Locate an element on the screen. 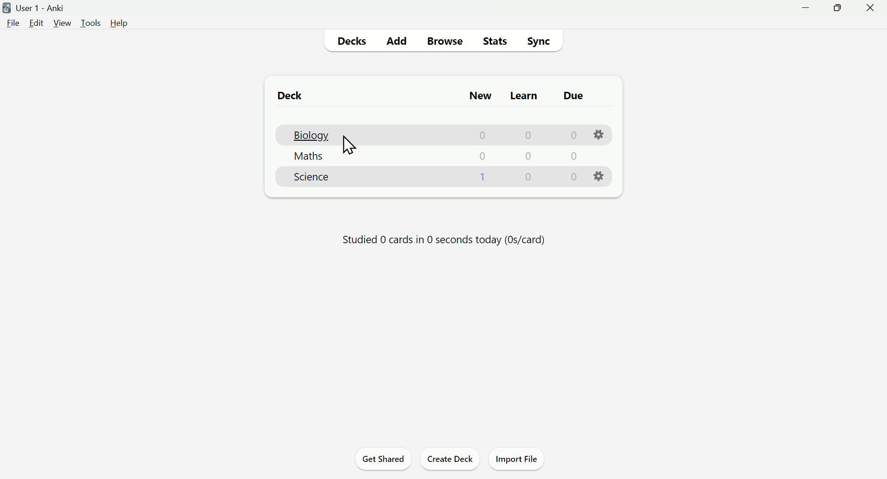 This screenshot has height=479, width=887. Add is located at coordinates (397, 39).